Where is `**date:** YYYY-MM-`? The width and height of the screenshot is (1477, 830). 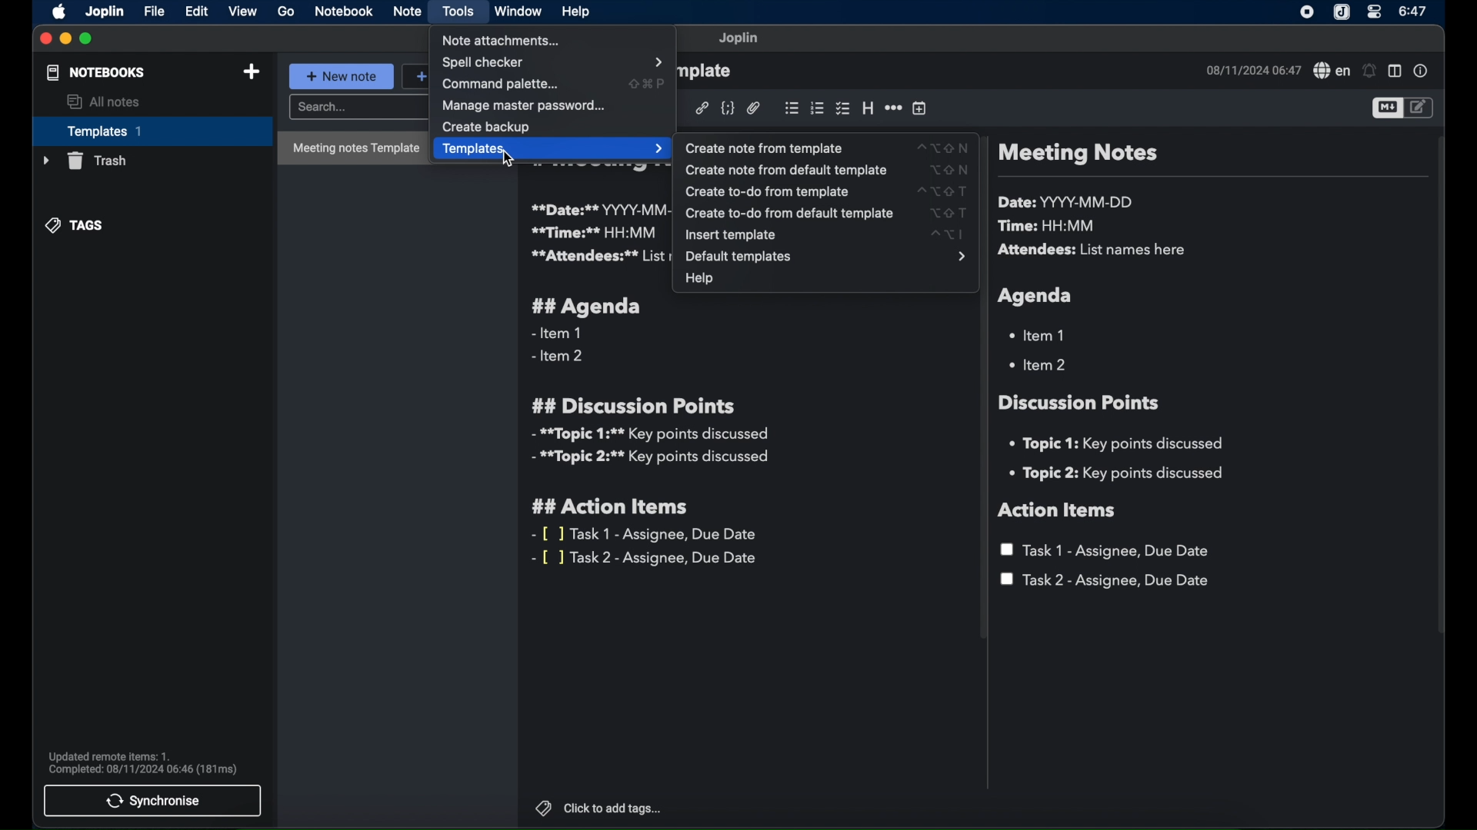
**date:** YYYY-MM- is located at coordinates (598, 209).